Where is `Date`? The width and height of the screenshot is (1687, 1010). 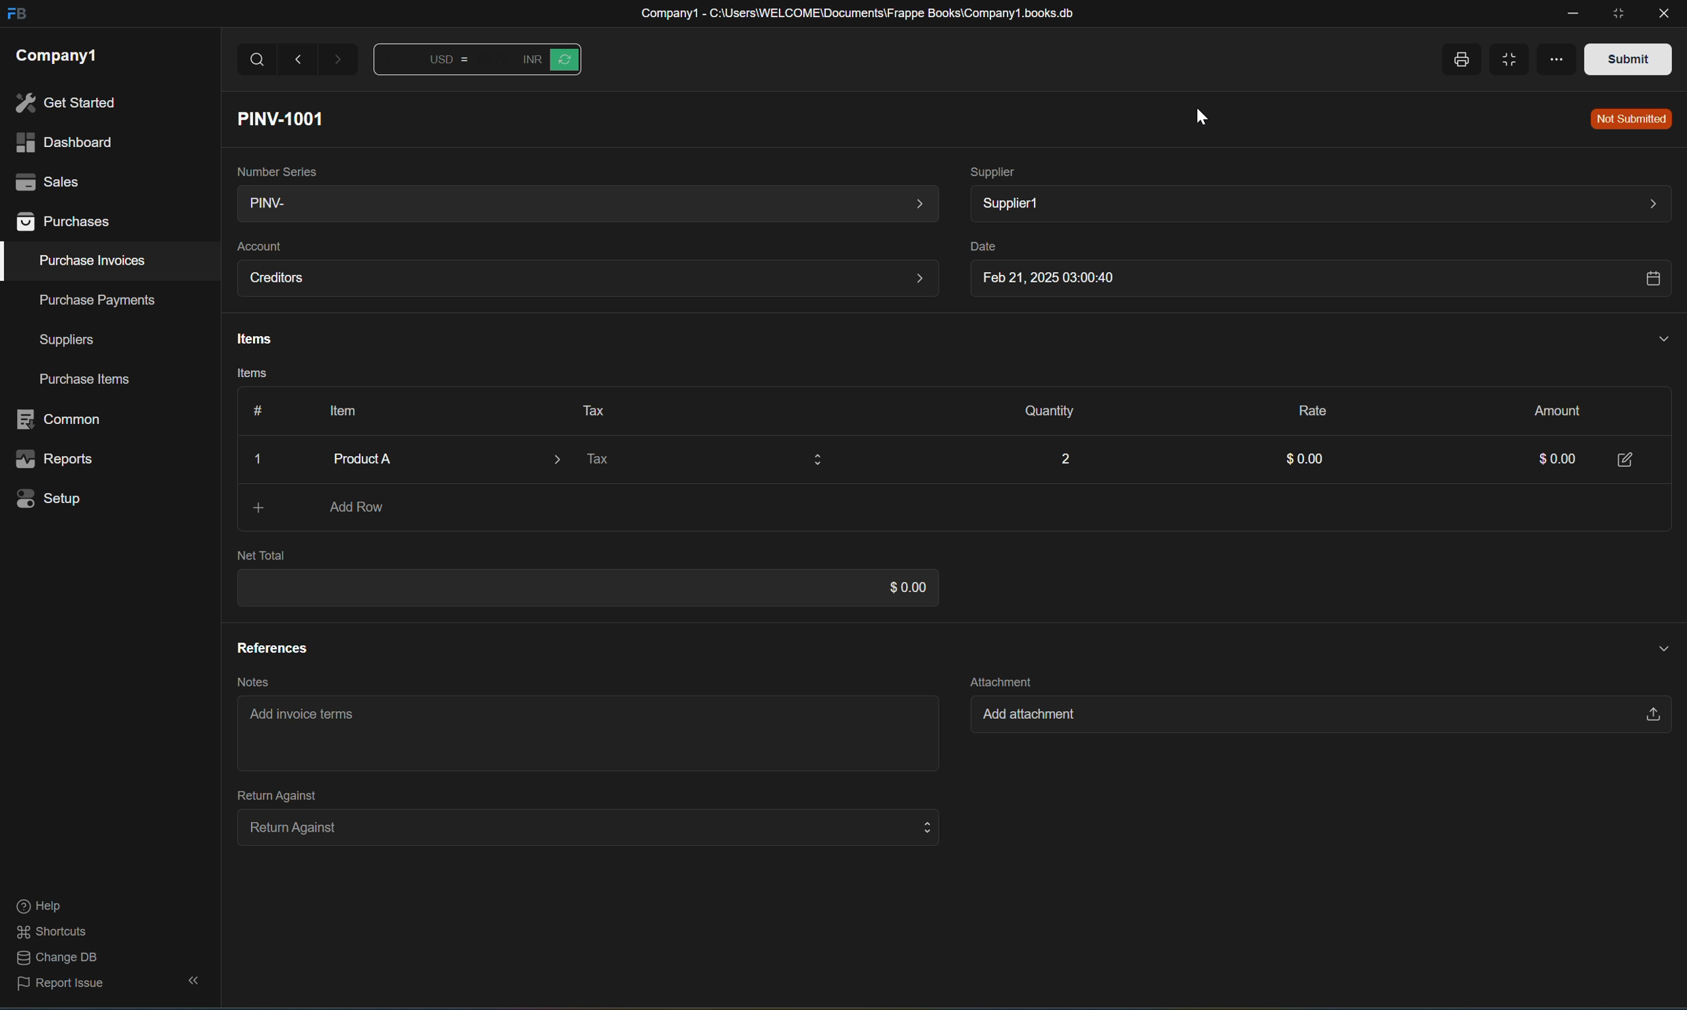 Date is located at coordinates (979, 247).